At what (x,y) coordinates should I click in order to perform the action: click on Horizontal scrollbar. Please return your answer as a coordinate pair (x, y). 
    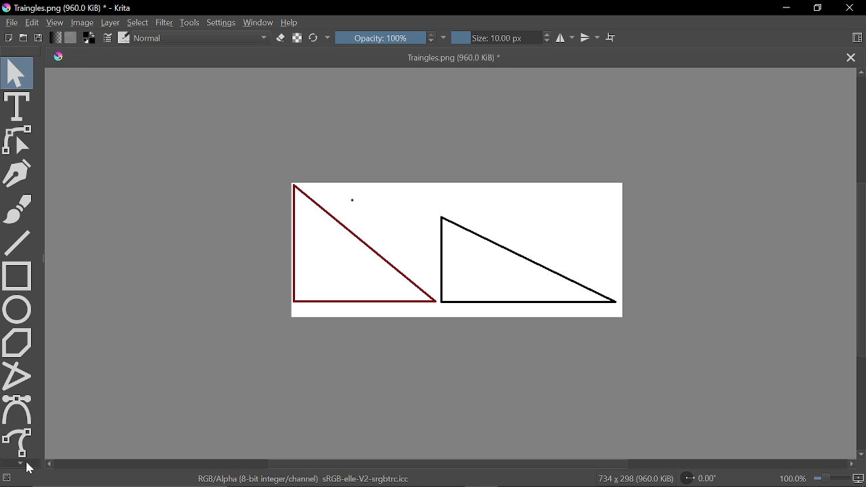
    Looking at the image, I should click on (449, 464).